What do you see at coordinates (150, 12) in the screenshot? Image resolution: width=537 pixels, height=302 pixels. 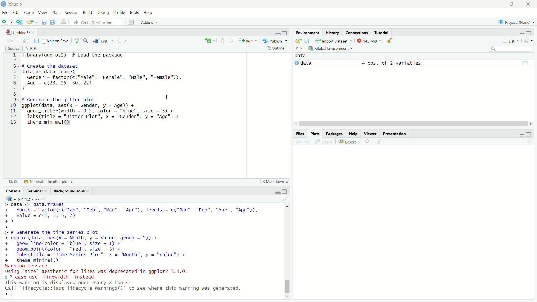 I see `help` at bounding box center [150, 12].